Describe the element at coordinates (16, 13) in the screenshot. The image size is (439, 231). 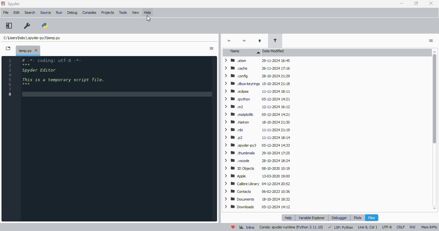
I see `edit` at that location.